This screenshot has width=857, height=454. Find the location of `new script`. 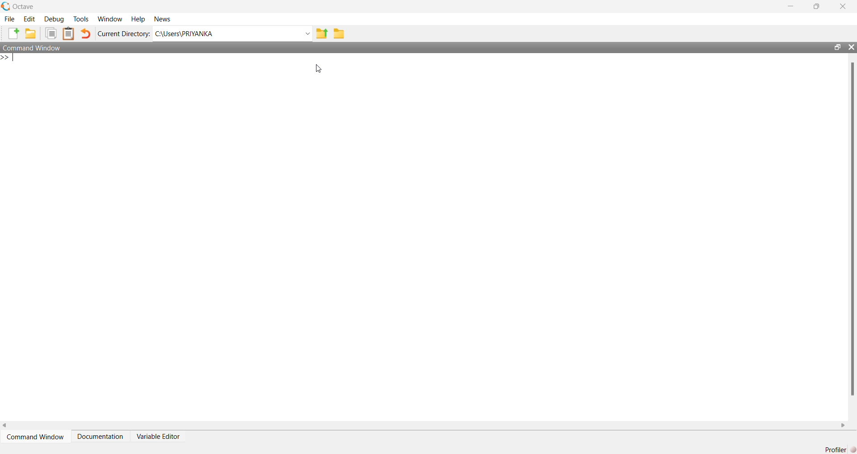

new script is located at coordinates (11, 35).